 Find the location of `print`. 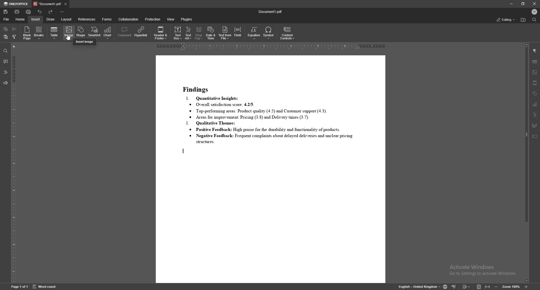

print is located at coordinates (17, 12).